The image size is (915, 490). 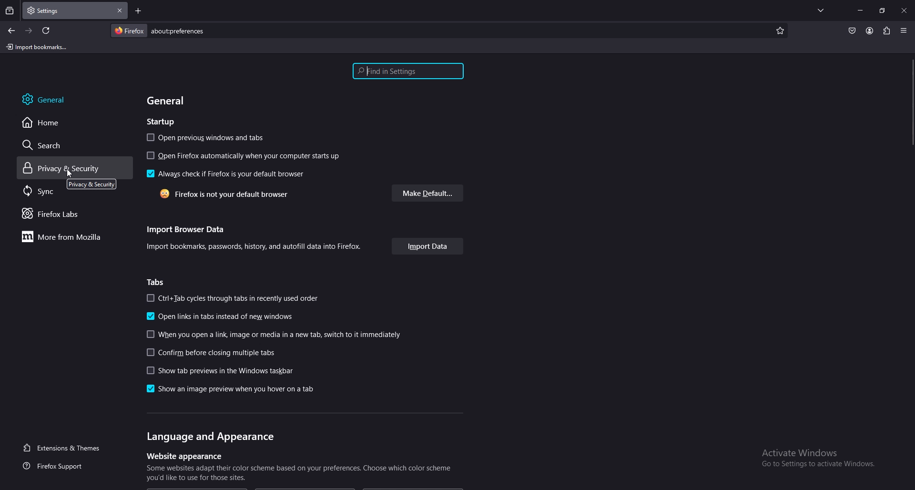 What do you see at coordinates (781, 31) in the screenshot?
I see `bookmark` at bounding box center [781, 31].